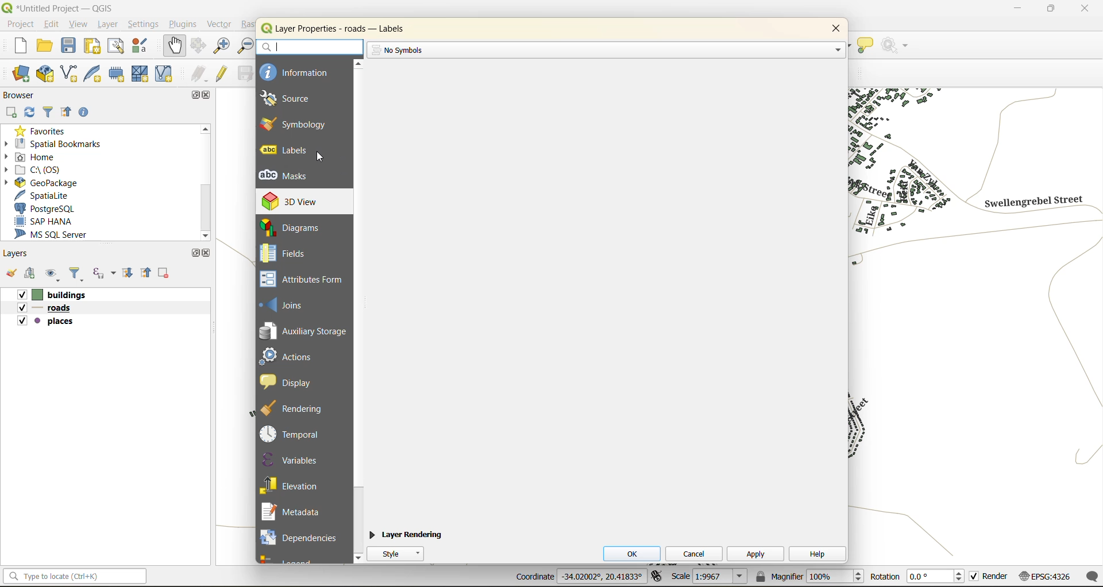 The height and width of the screenshot is (587, 1103). Describe the element at coordinates (21, 97) in the screenshot. I see `browser` at that location.